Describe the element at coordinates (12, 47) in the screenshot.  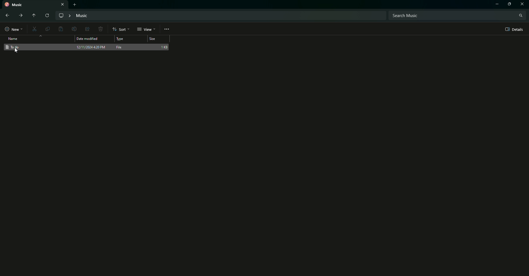
I see `To do` at that location.